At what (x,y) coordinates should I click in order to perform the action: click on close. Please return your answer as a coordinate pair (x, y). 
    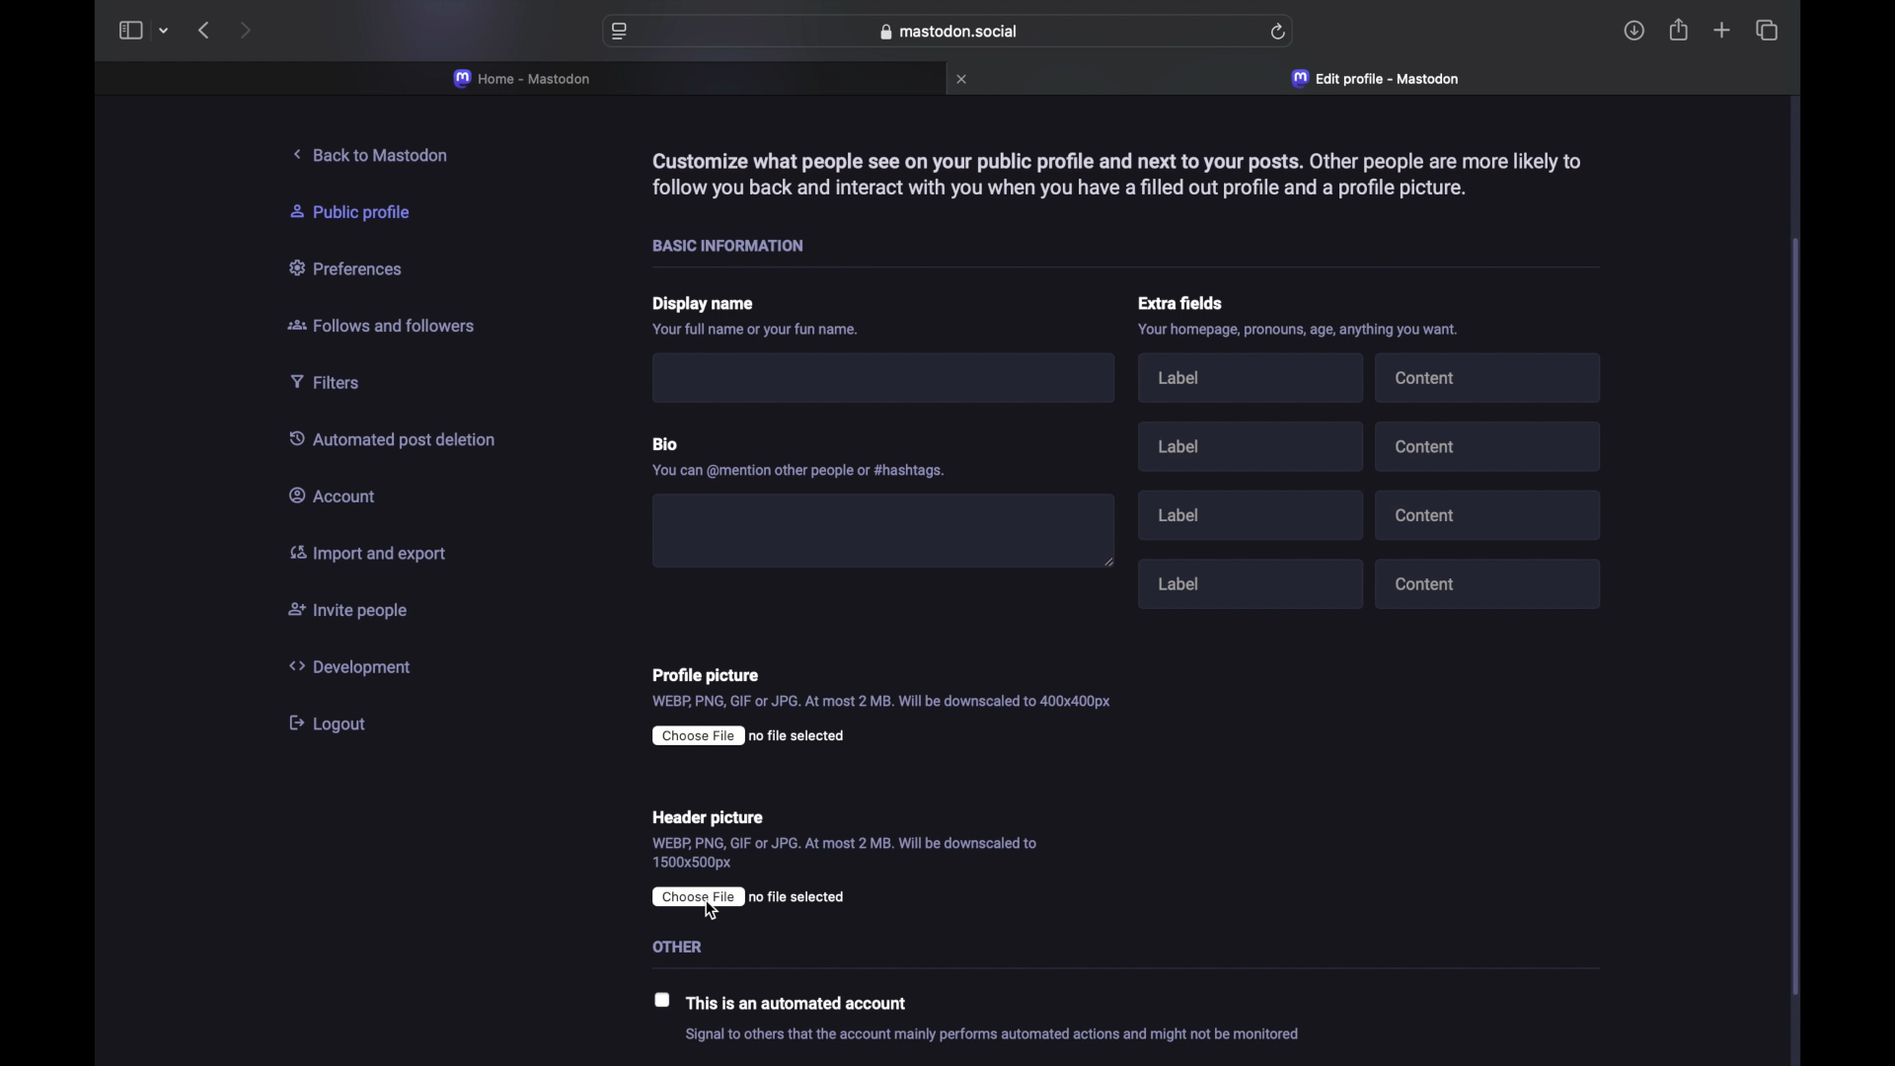
    Looking at the image, I should click on (964, 79).